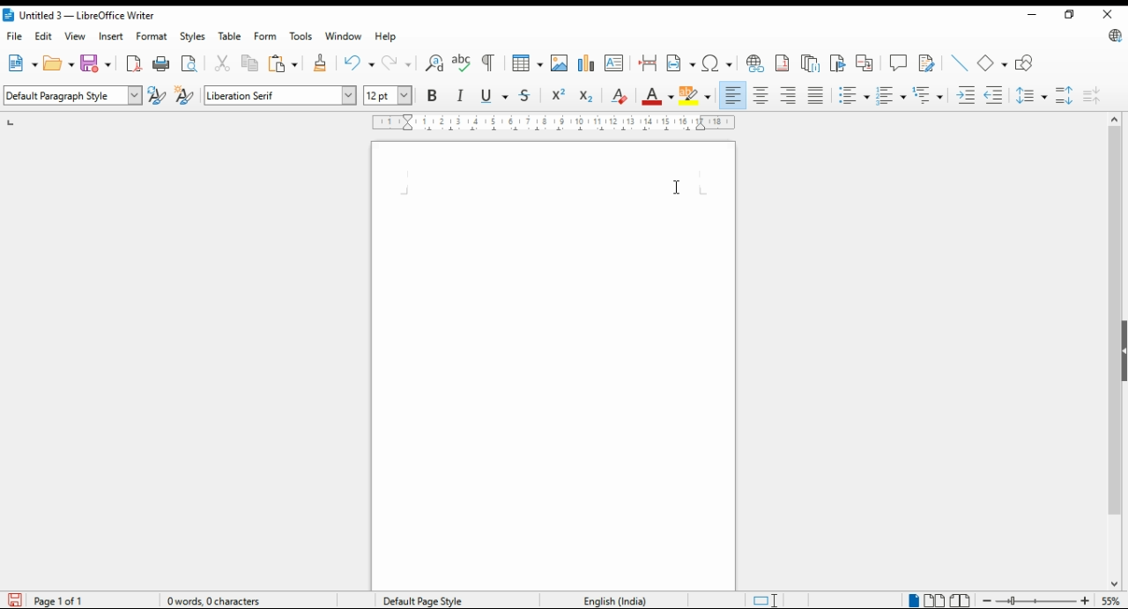 The image size is (1128, 609). I want to click on subscript, so click(586, 97).